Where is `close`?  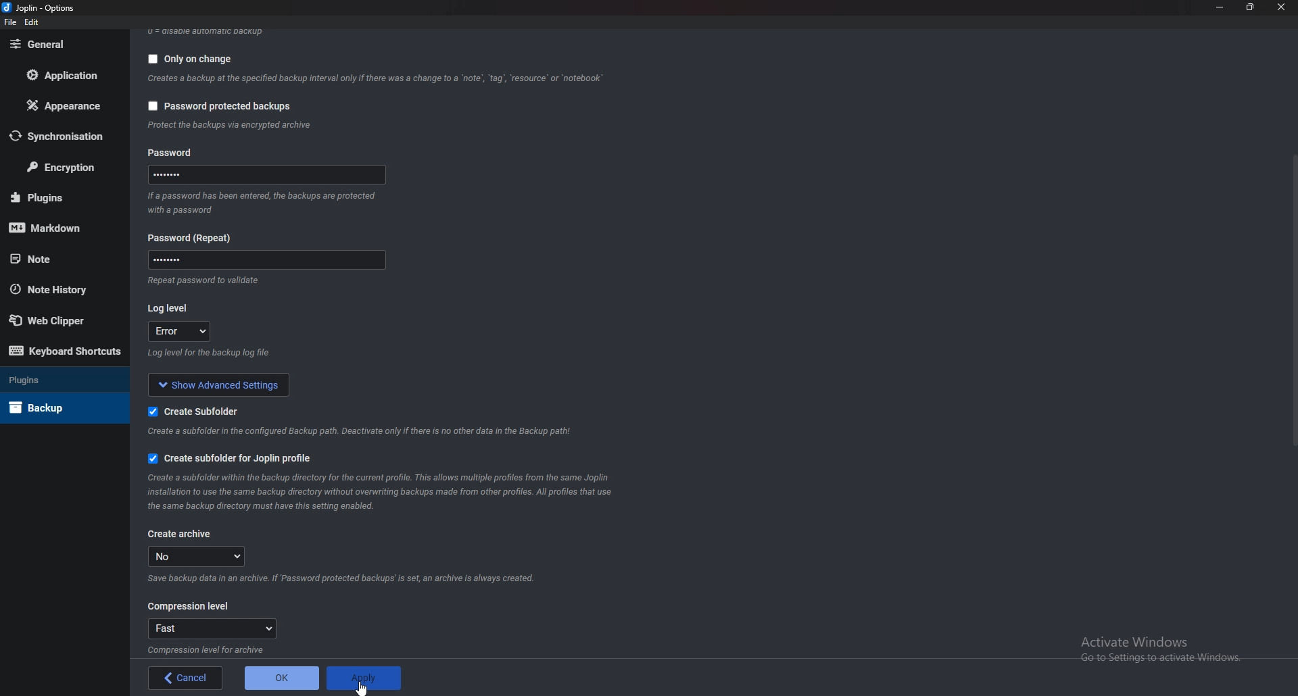
close is located at coordinates (1283, 7).